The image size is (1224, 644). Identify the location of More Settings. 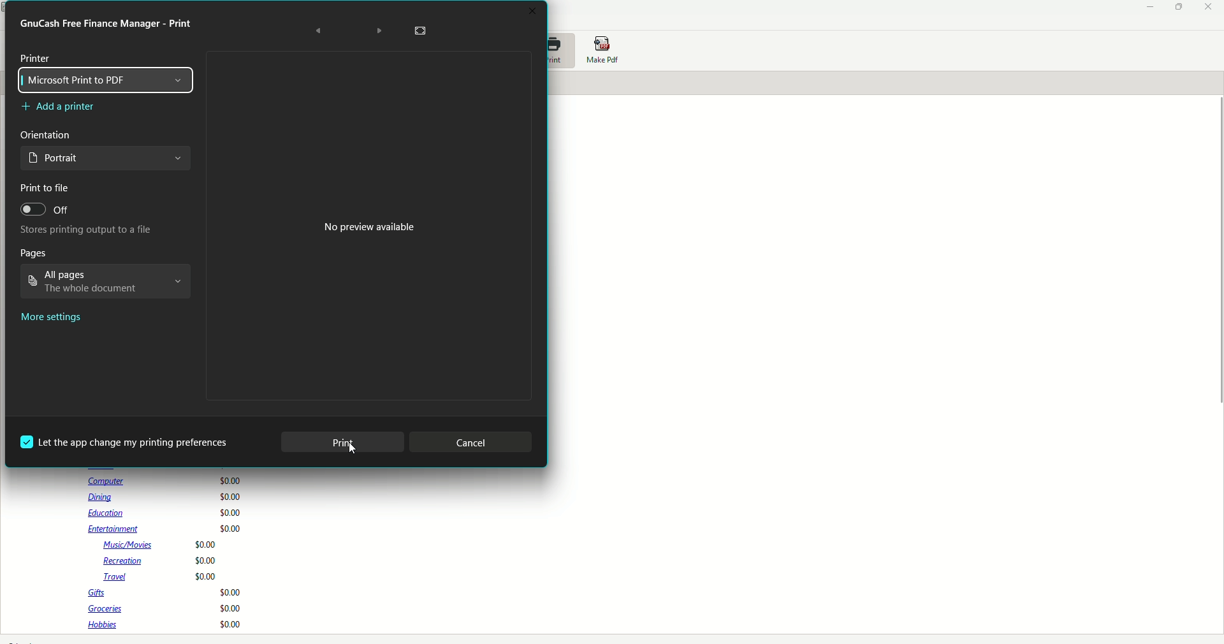
(53, 319).